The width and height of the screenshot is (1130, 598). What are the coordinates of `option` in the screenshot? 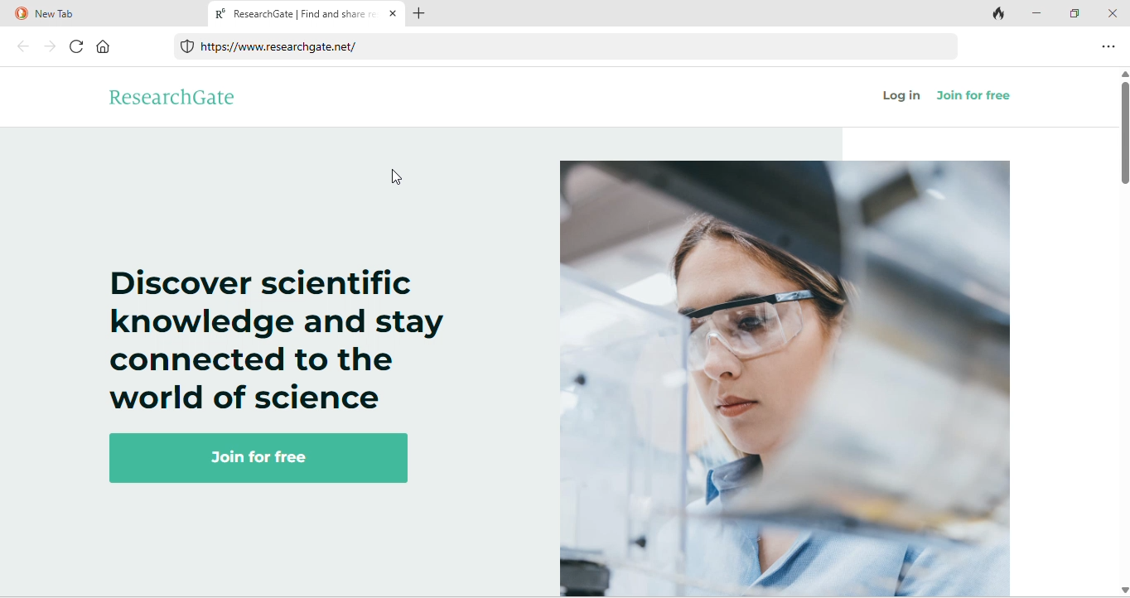 It's located at (1110, 46).